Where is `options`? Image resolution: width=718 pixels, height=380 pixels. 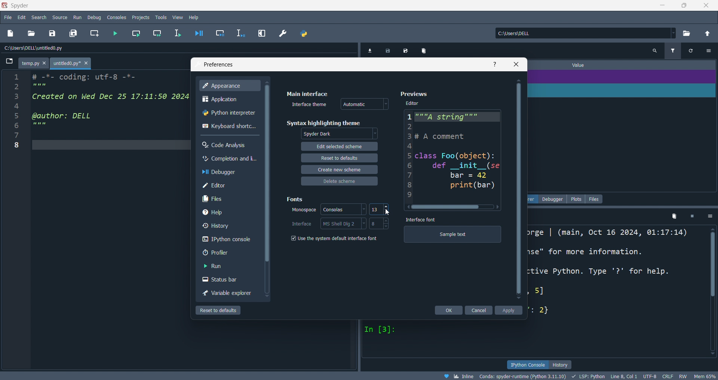 options is located at coordinates (711, 216).